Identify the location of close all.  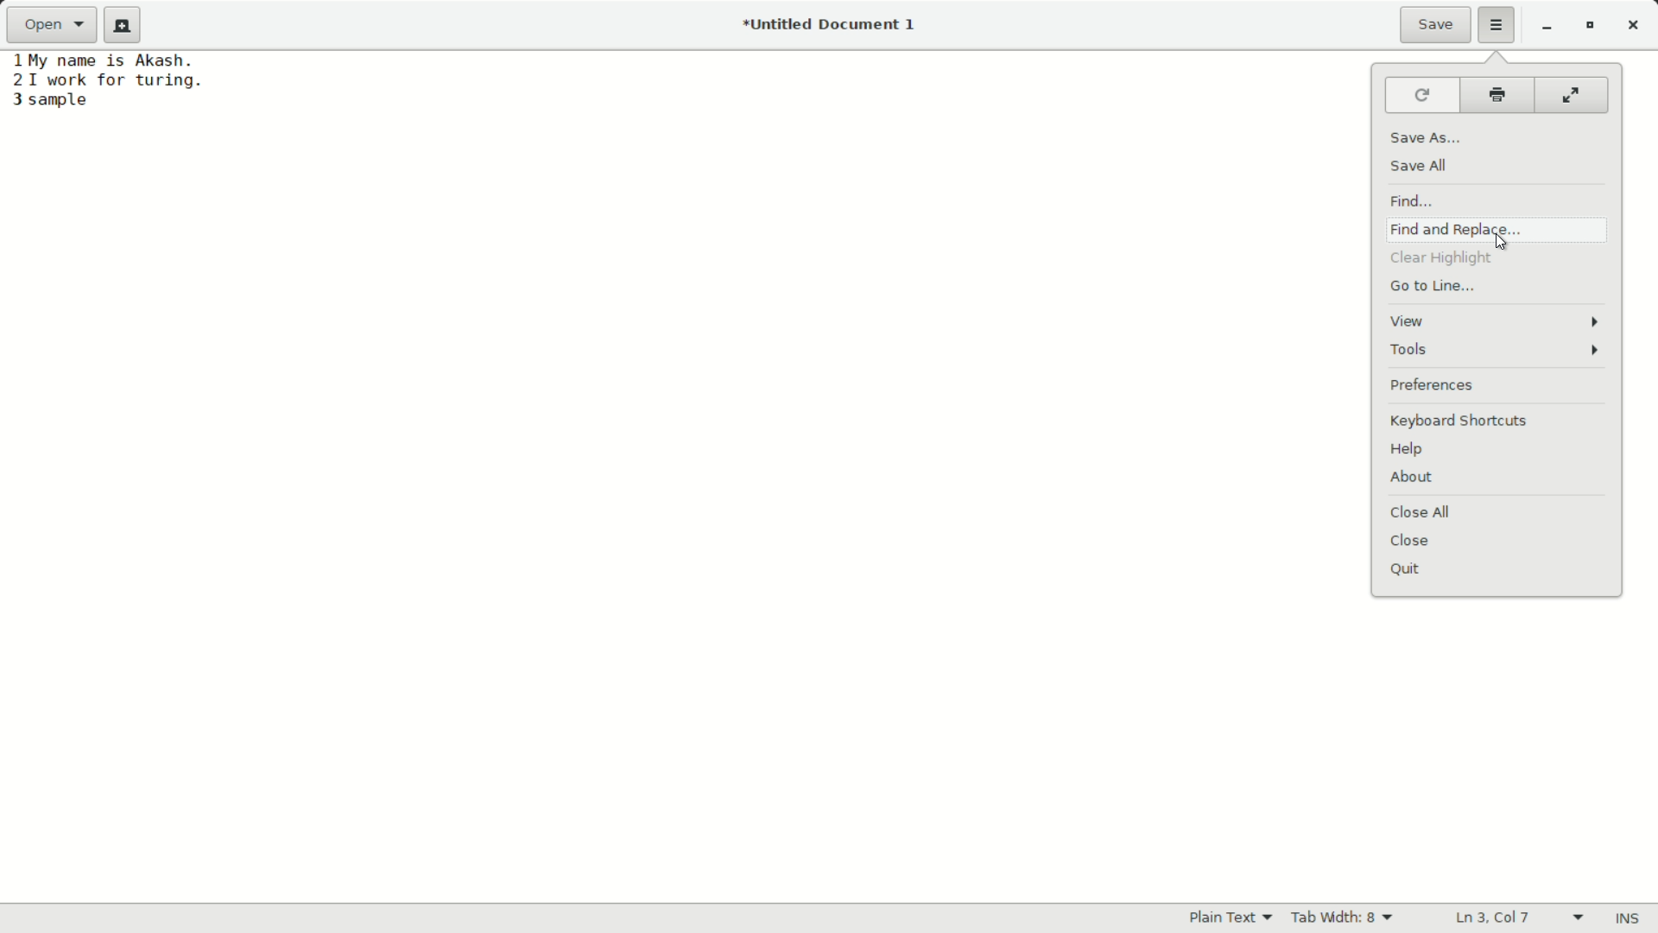
(1421, 513).